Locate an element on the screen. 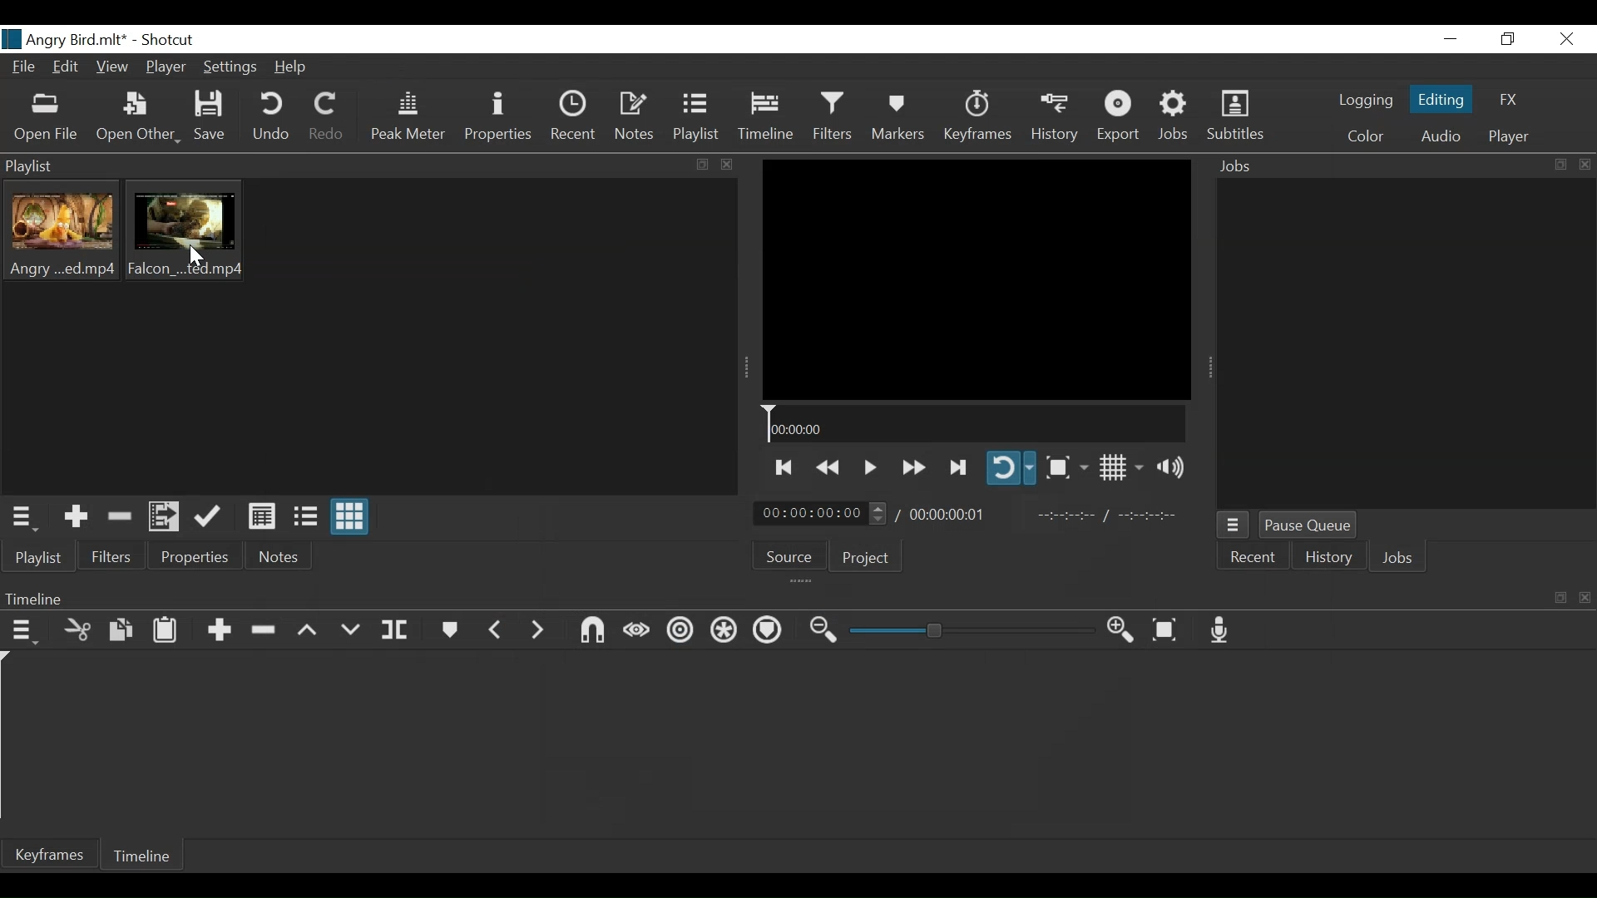 This screenshot has width=1597, height=898. Close is located at coordinates (1564, 40).